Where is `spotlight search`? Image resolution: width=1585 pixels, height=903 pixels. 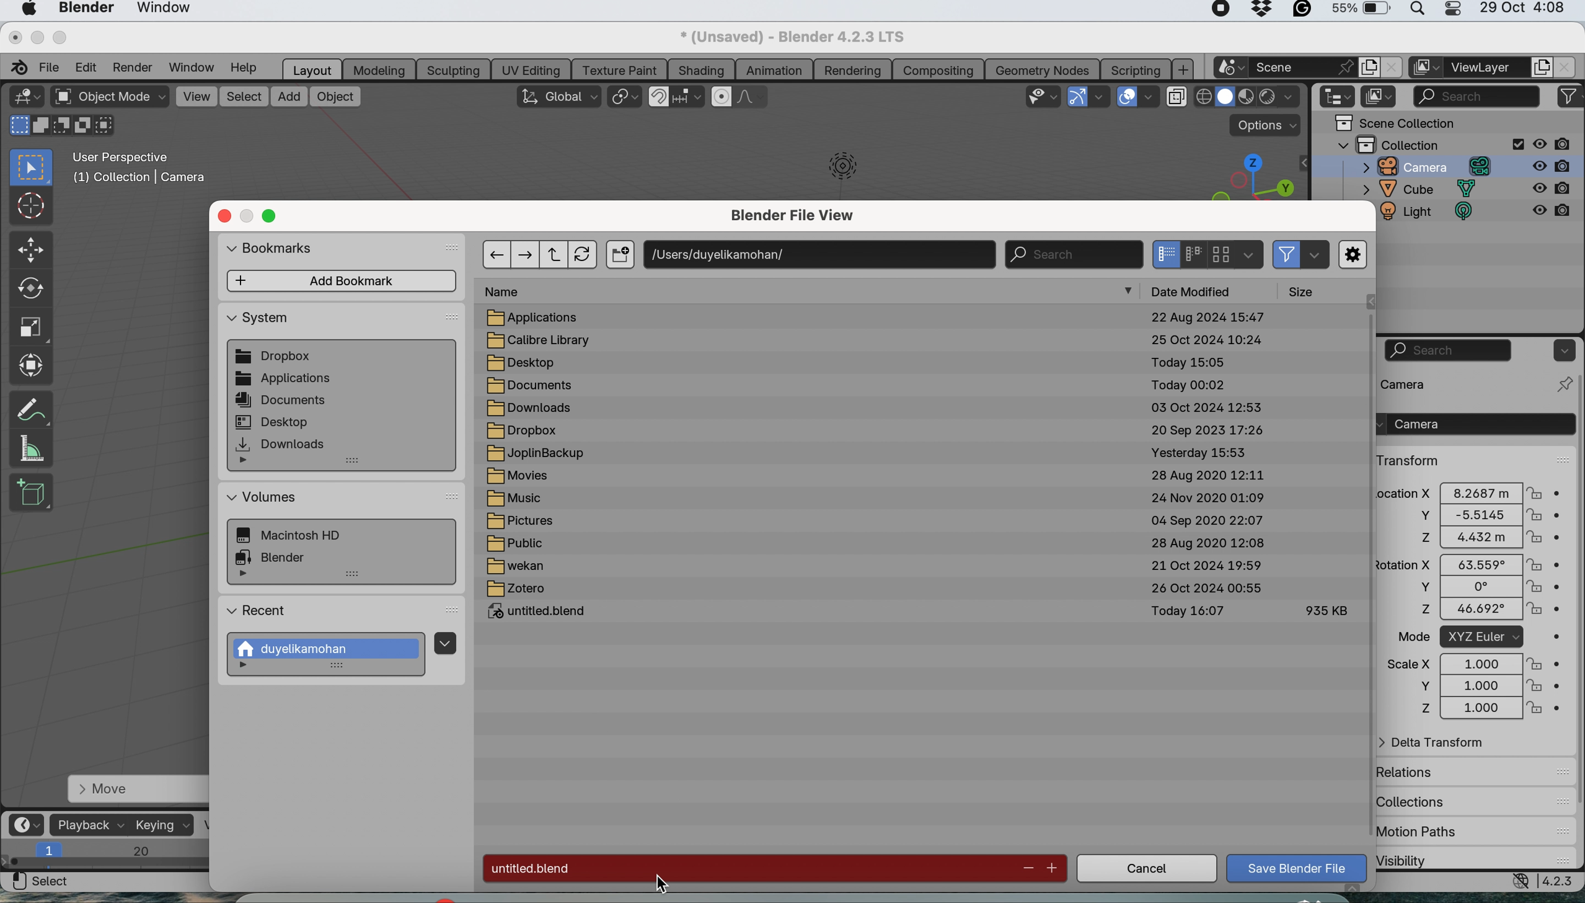
spotlight search is located at coordinates (1415, 12).